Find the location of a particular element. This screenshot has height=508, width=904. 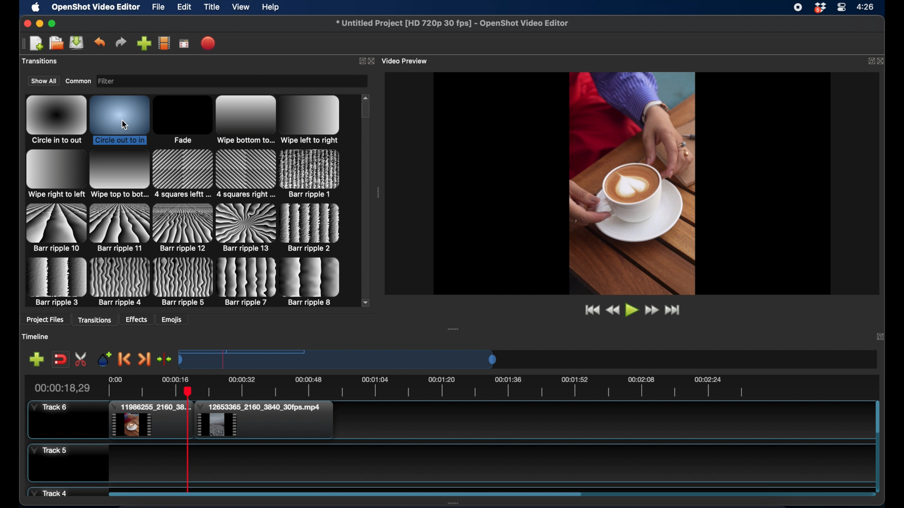

transition is located at coordinates (55, 227).